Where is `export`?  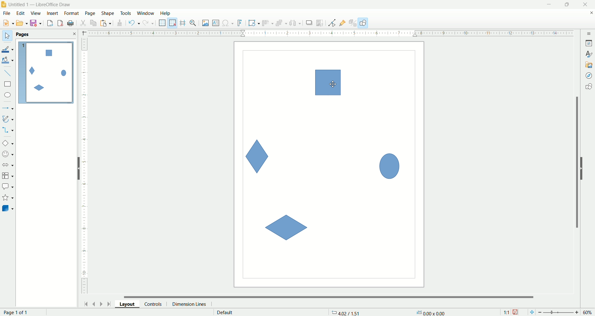
export is located at coordinates (50, 22).